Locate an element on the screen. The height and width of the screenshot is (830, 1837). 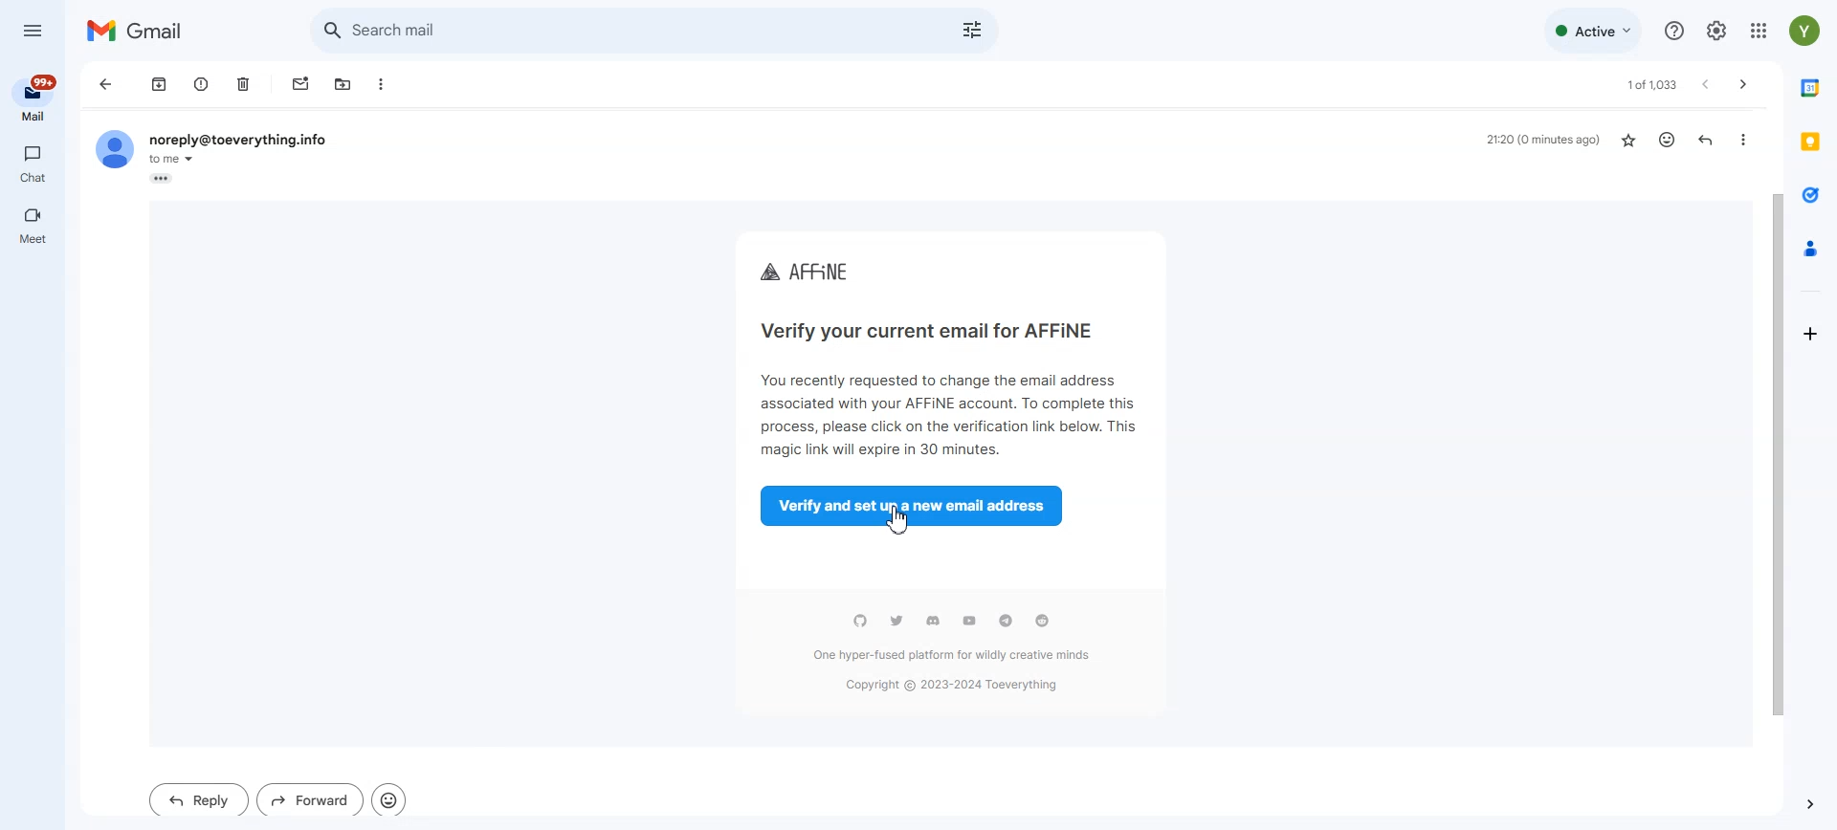
reddit is located at coordinates (1042, 621).